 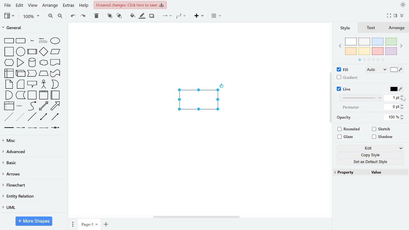 I want to click on full view, so click(x=389, y=16).